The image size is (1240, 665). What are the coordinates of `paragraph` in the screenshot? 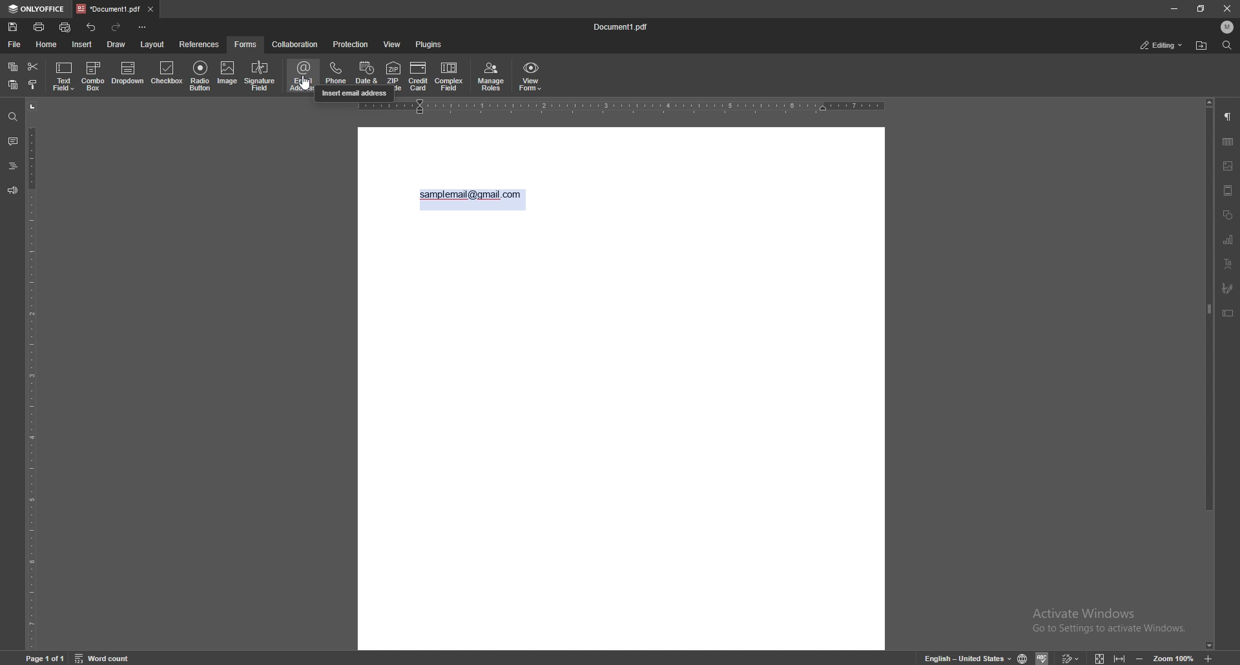 It's located at (1228, 116).